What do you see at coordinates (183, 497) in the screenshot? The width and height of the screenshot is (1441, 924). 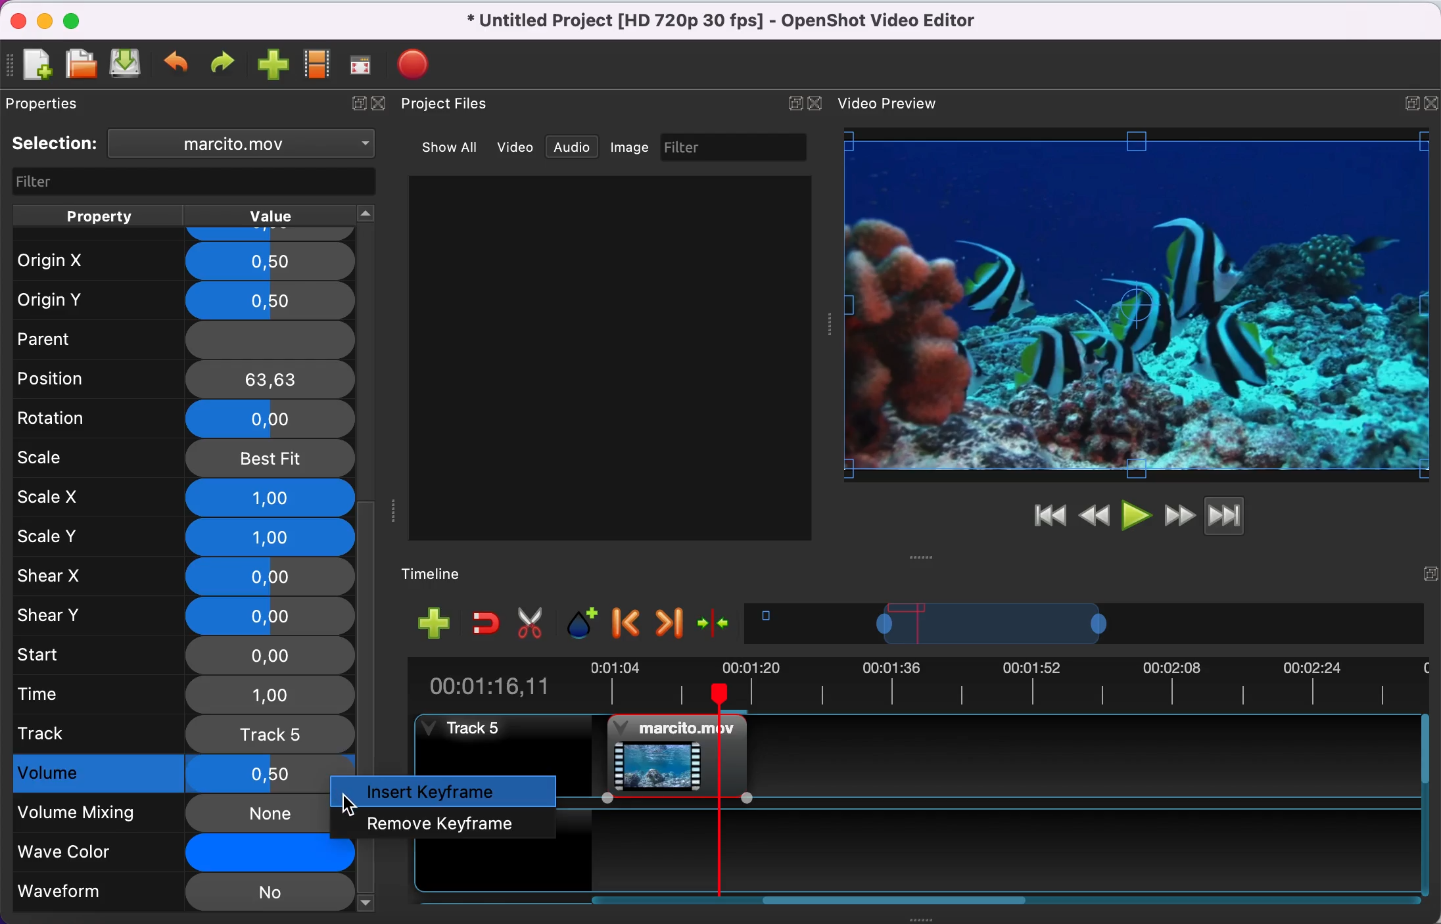 I see `scale x 1` at bounding box center [183, 497].